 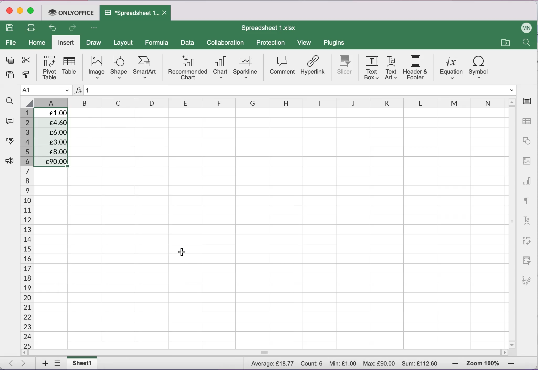 I want to click on smart art, so click(x=146, y=67).